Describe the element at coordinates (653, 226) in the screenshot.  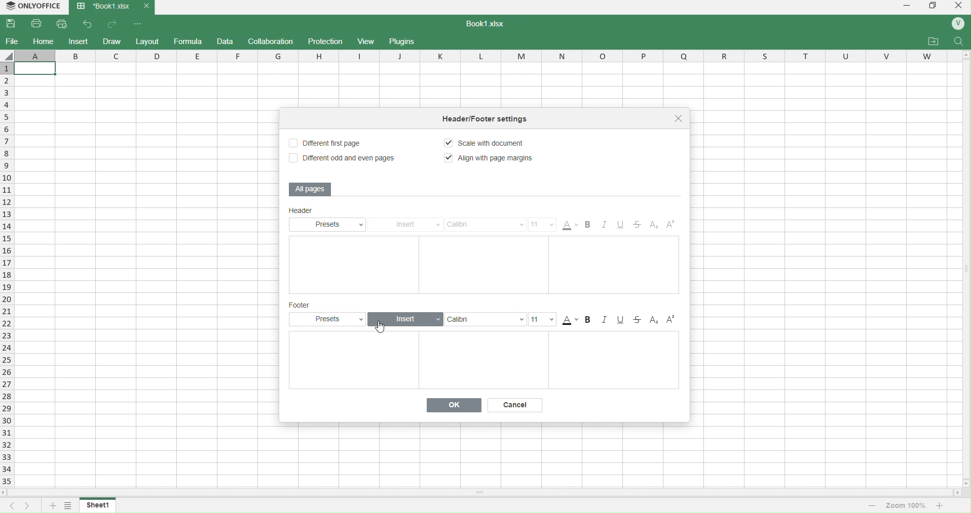
I see `Subscript` at that location.